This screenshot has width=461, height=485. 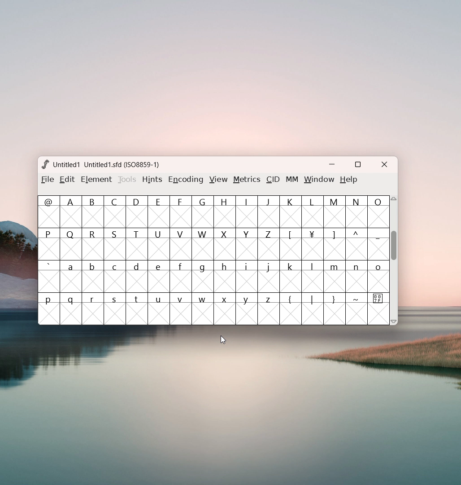 What do you see at coordinates (93, 309) in the screenshot?
I see `r` at bounding box center [93, 309].